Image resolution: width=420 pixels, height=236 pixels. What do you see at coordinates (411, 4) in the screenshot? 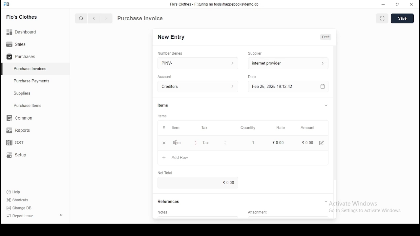
I see `close window` at bounding box center [411, 4].